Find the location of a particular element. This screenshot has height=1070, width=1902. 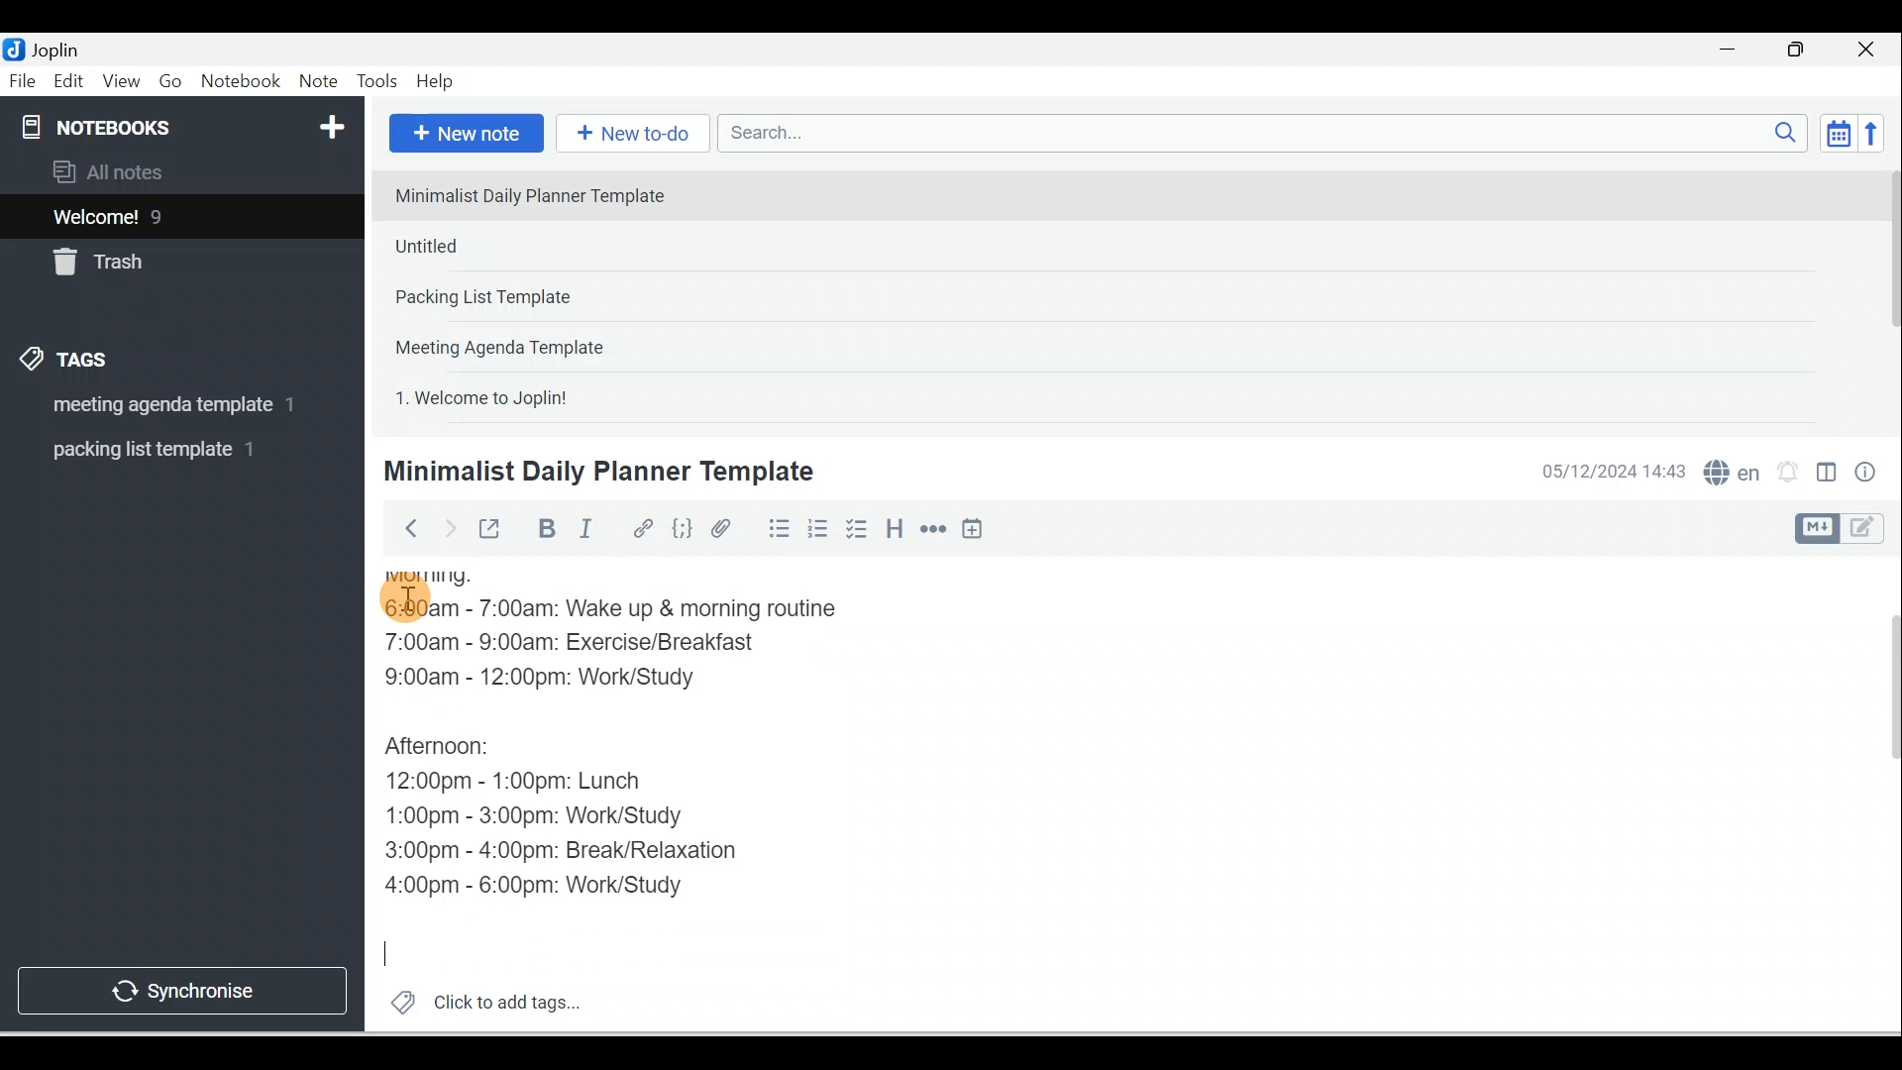

Tools is located at coordinates (376, 81).